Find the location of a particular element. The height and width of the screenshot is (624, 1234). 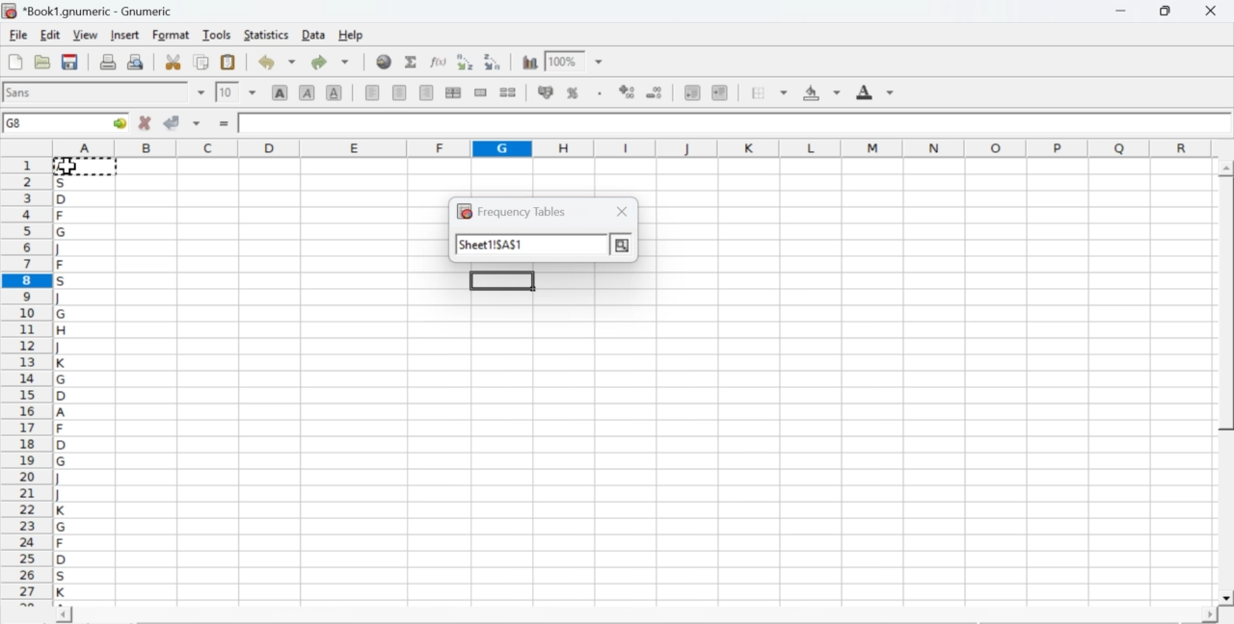

center horizontally is located at coordinates (453, 92).